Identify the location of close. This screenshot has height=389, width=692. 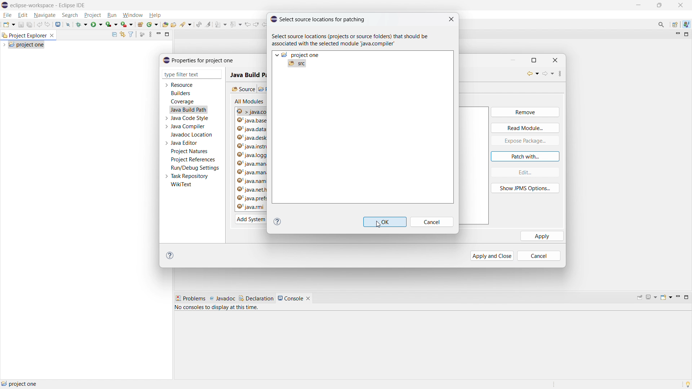
(556, 59).